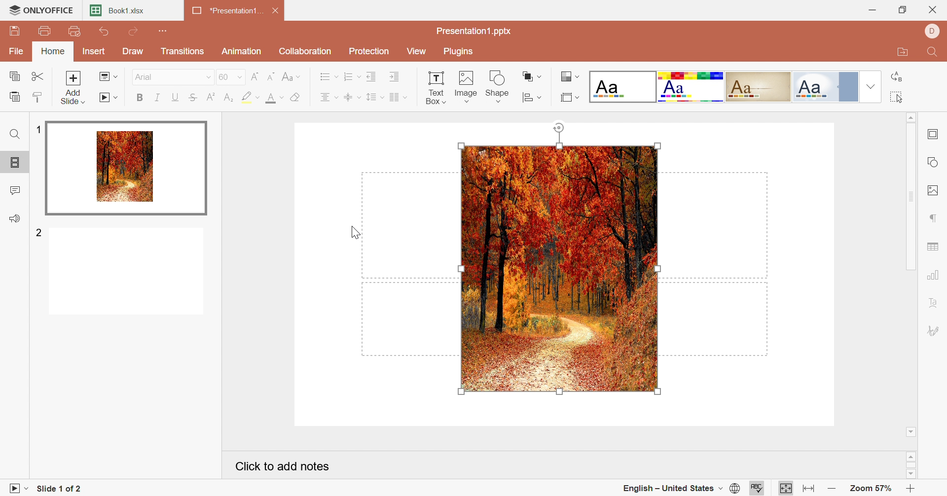 The width and height of the screenshot is (947, 496). I want to click on Plugins, so click(460, 52).